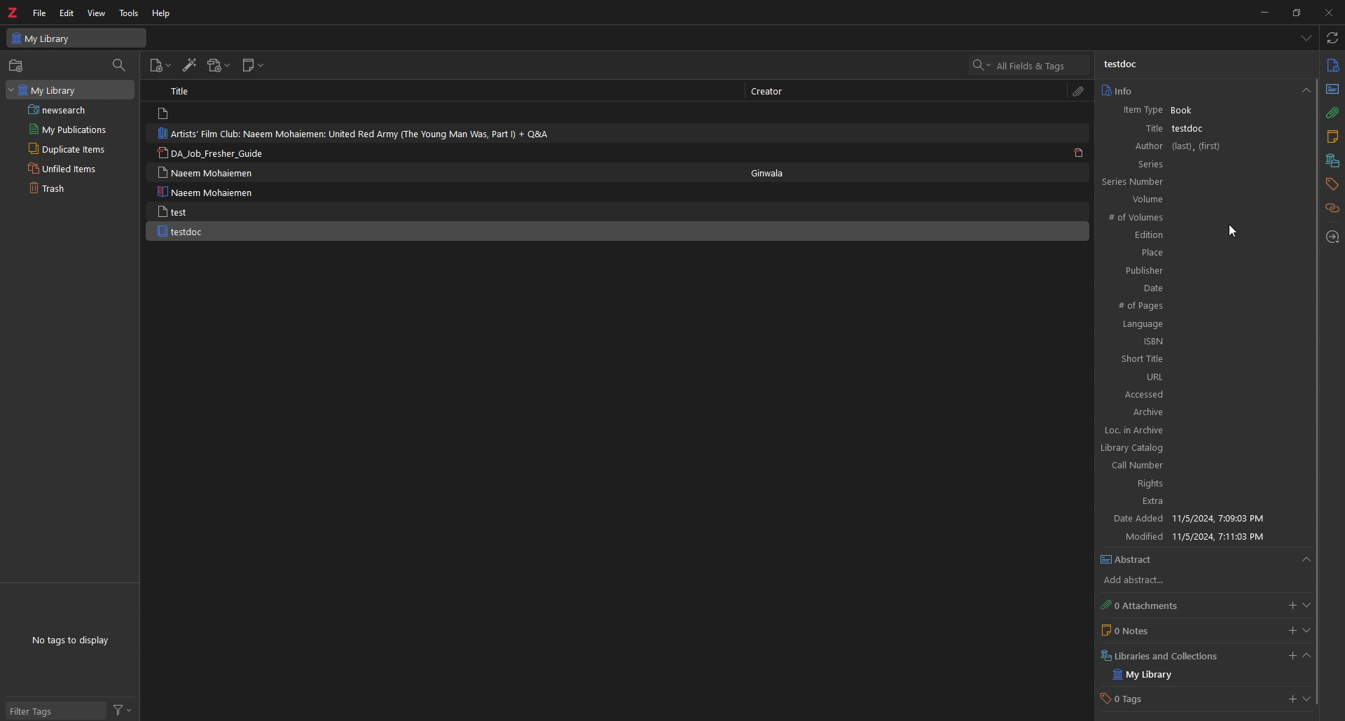 This screenshot has width=1345, height=721. Describe the element at coordinates (213, 153) in the screenshot. I see `DA_Job_Fresher_Guide` at that location.